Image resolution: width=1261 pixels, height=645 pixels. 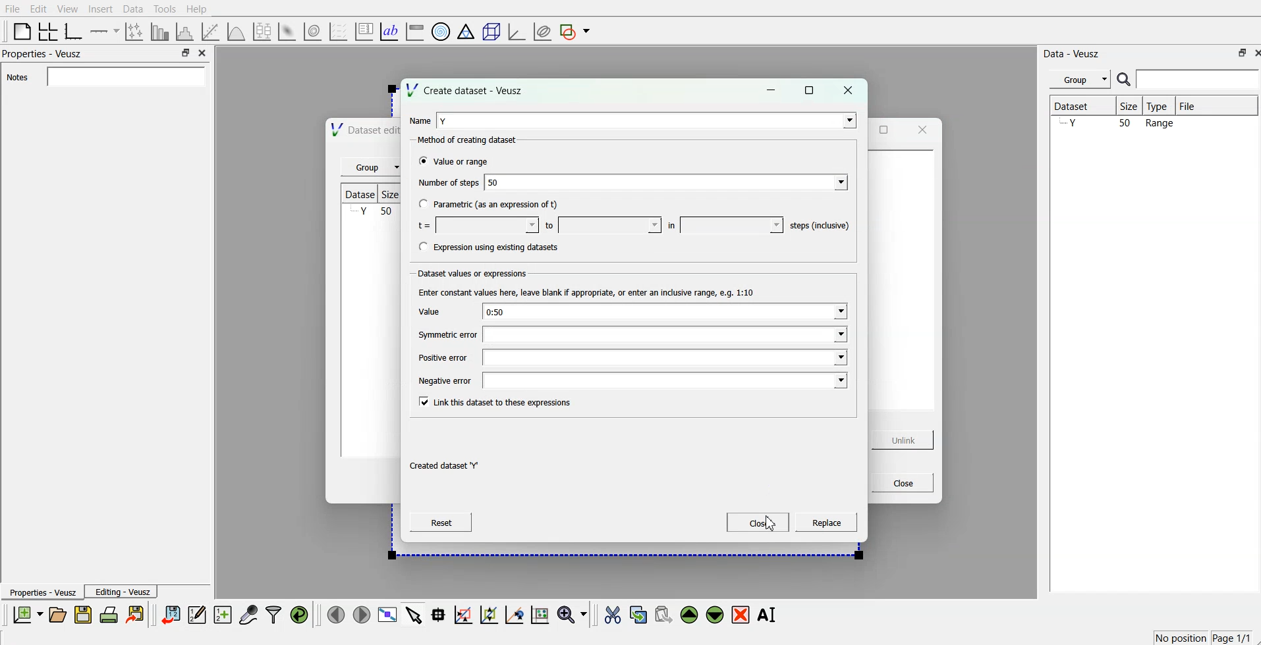 I want to click on edit and enter datapoints, so click(x=198, y=615).